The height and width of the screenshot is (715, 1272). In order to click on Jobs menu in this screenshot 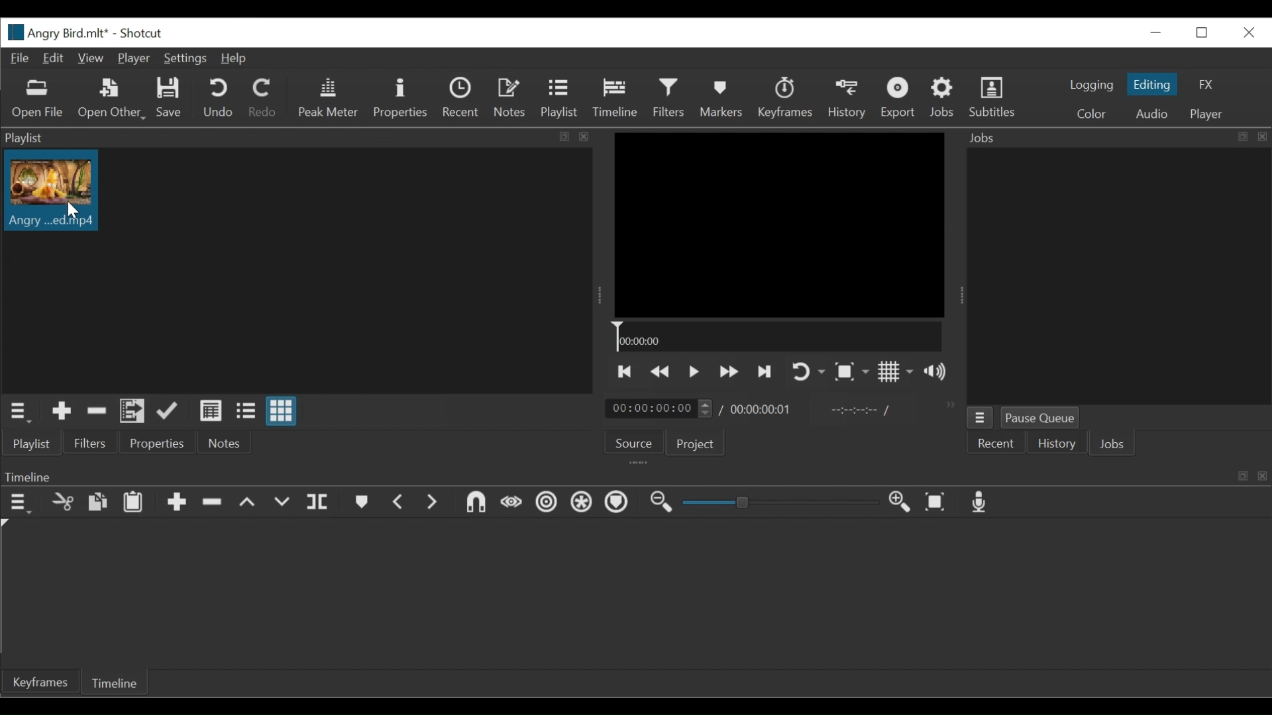, I will do `click(980, 418)`.